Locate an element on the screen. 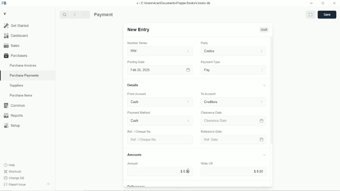 This screenshot has width=340, height=191. Purchases is located at coordinates (27, 55).